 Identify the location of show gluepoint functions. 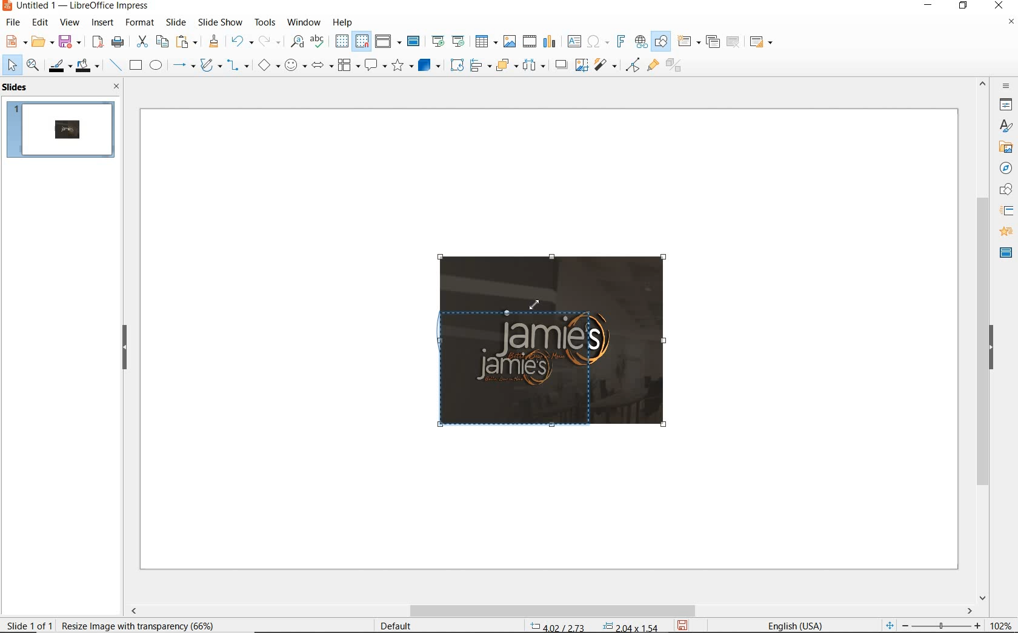
(650, 66).